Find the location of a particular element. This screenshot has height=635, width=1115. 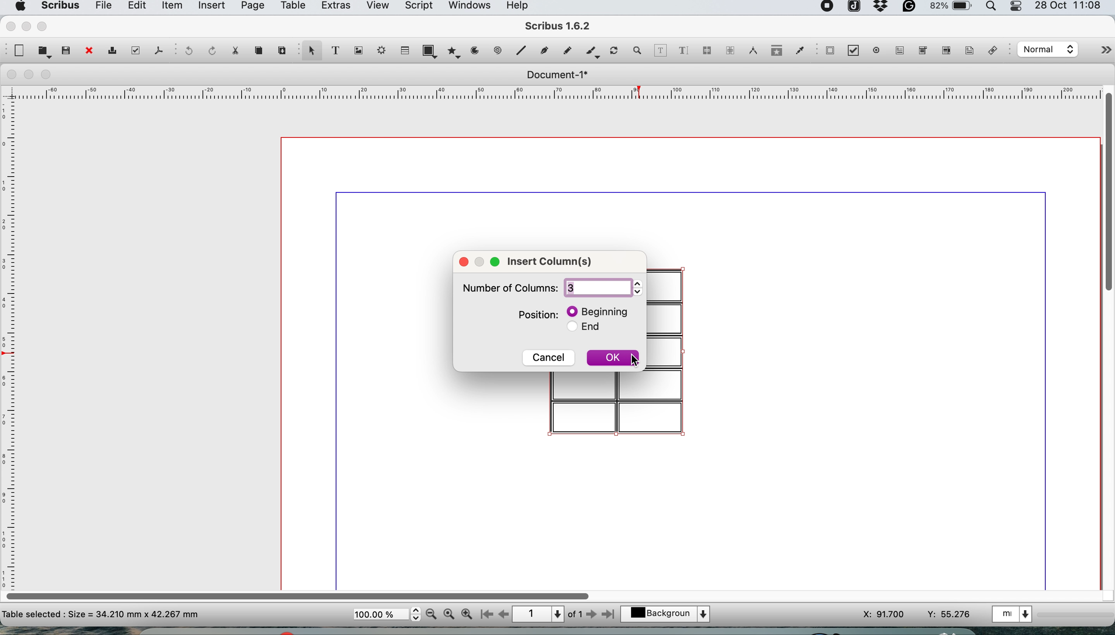

minimise is located at coordinates (26, 26).